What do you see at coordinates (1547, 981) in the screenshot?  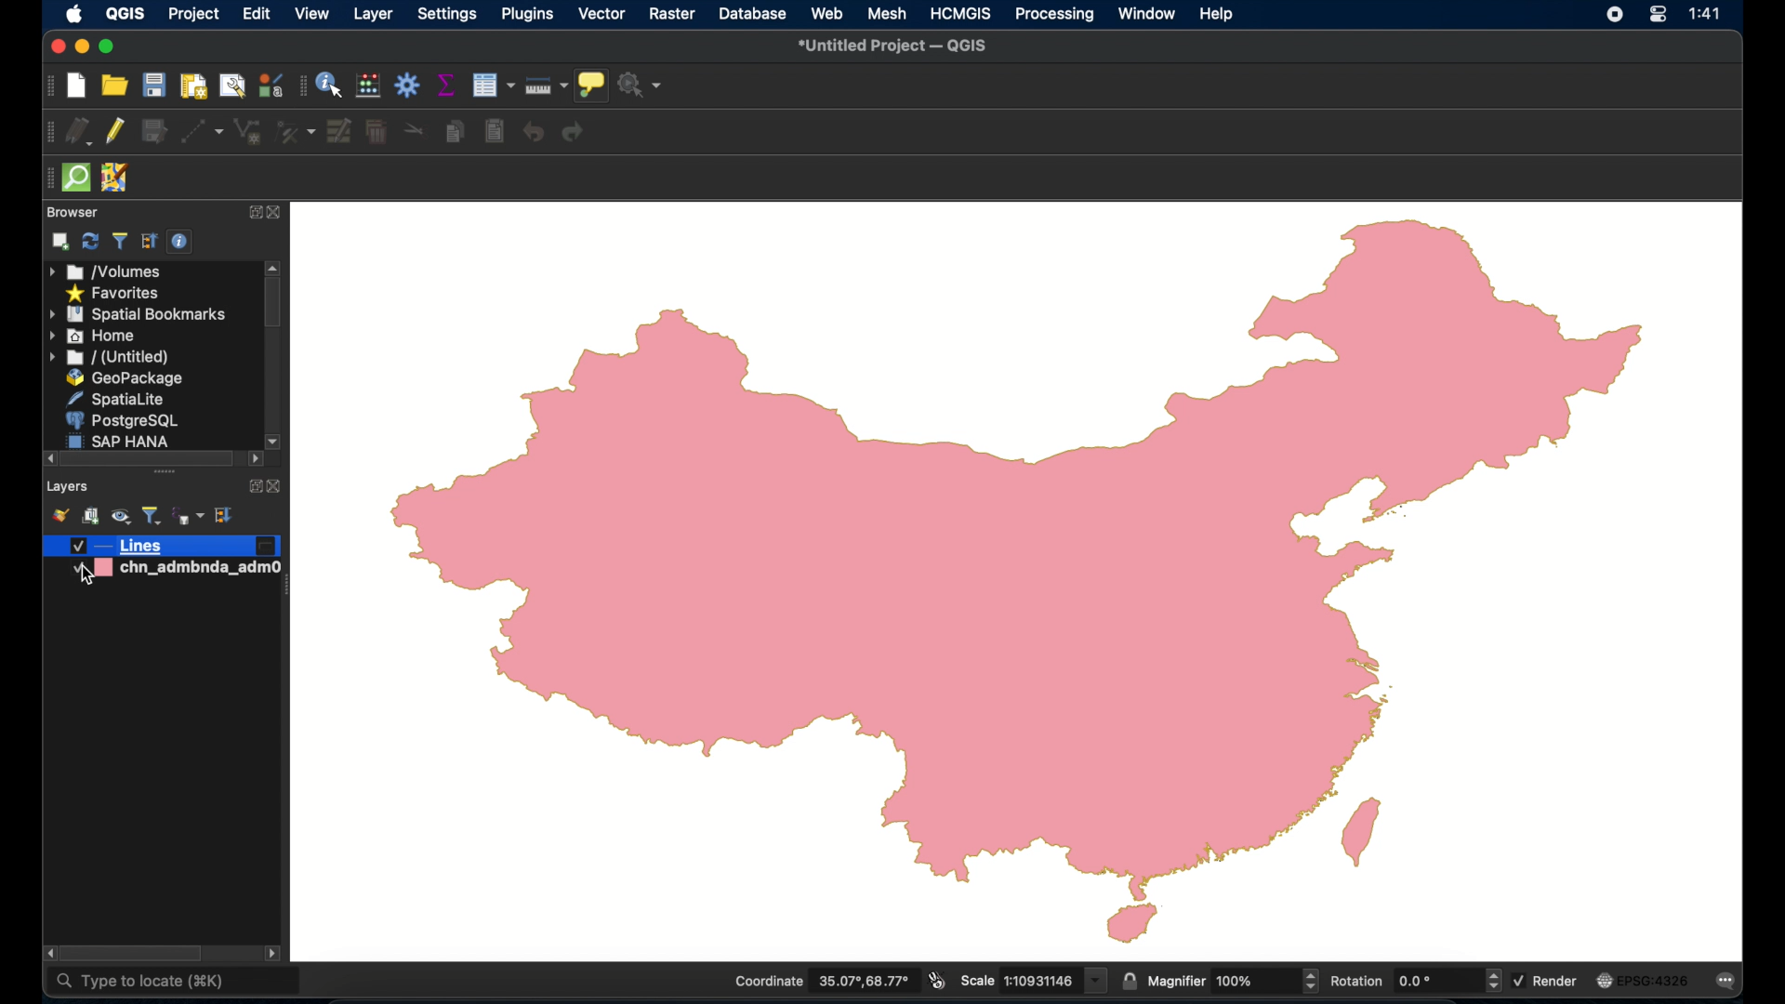 I see `render` at bounding box center [1547, 981].